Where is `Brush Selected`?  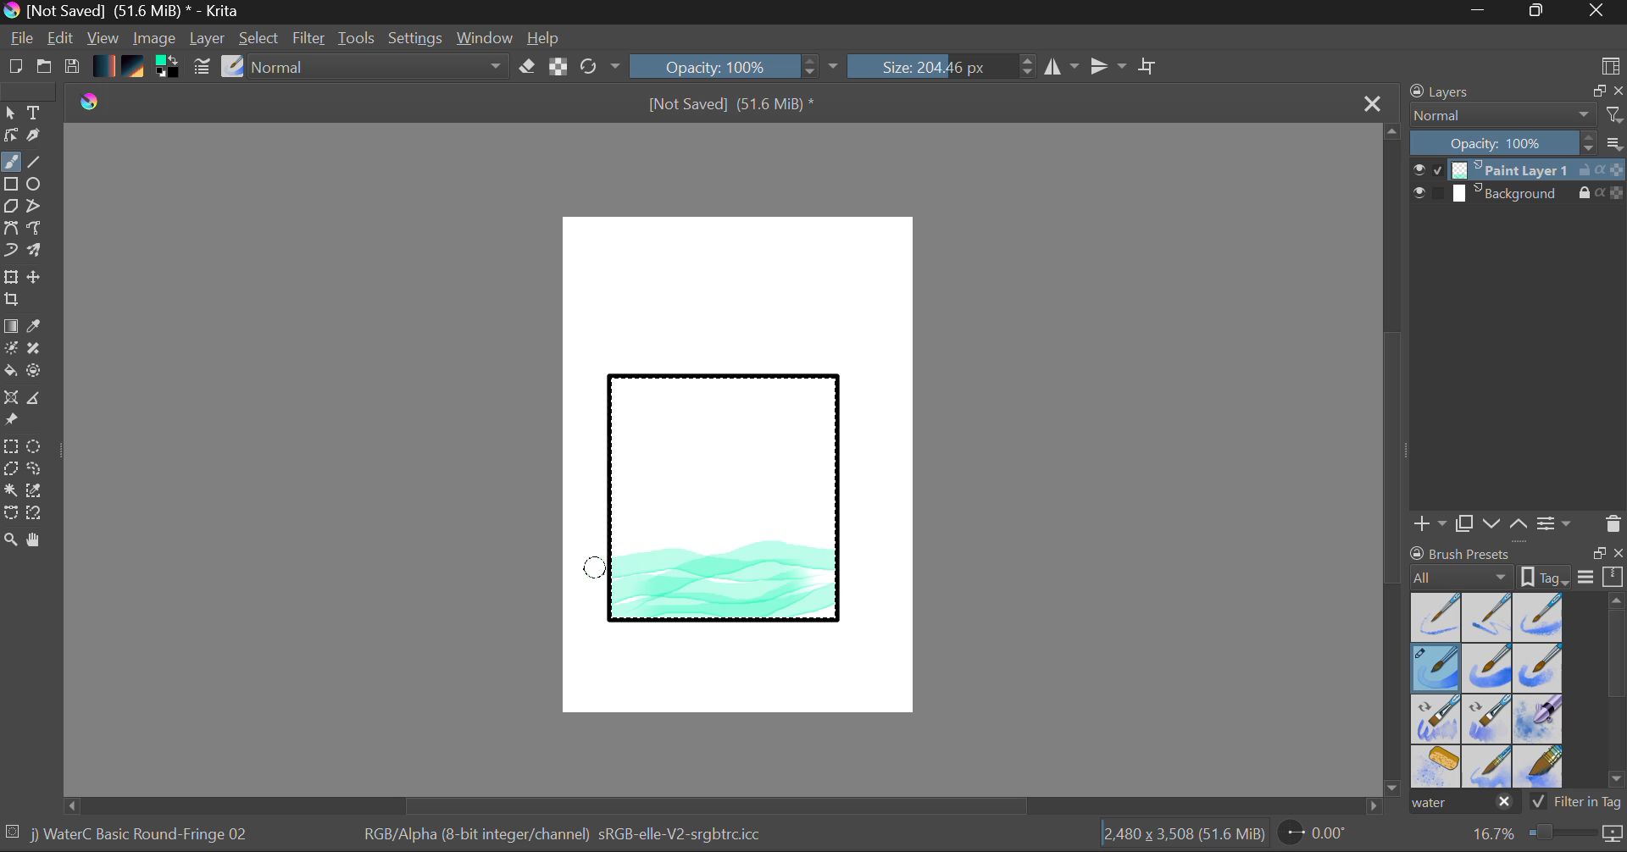
Brush Selected is located at coordinates (142, 836).